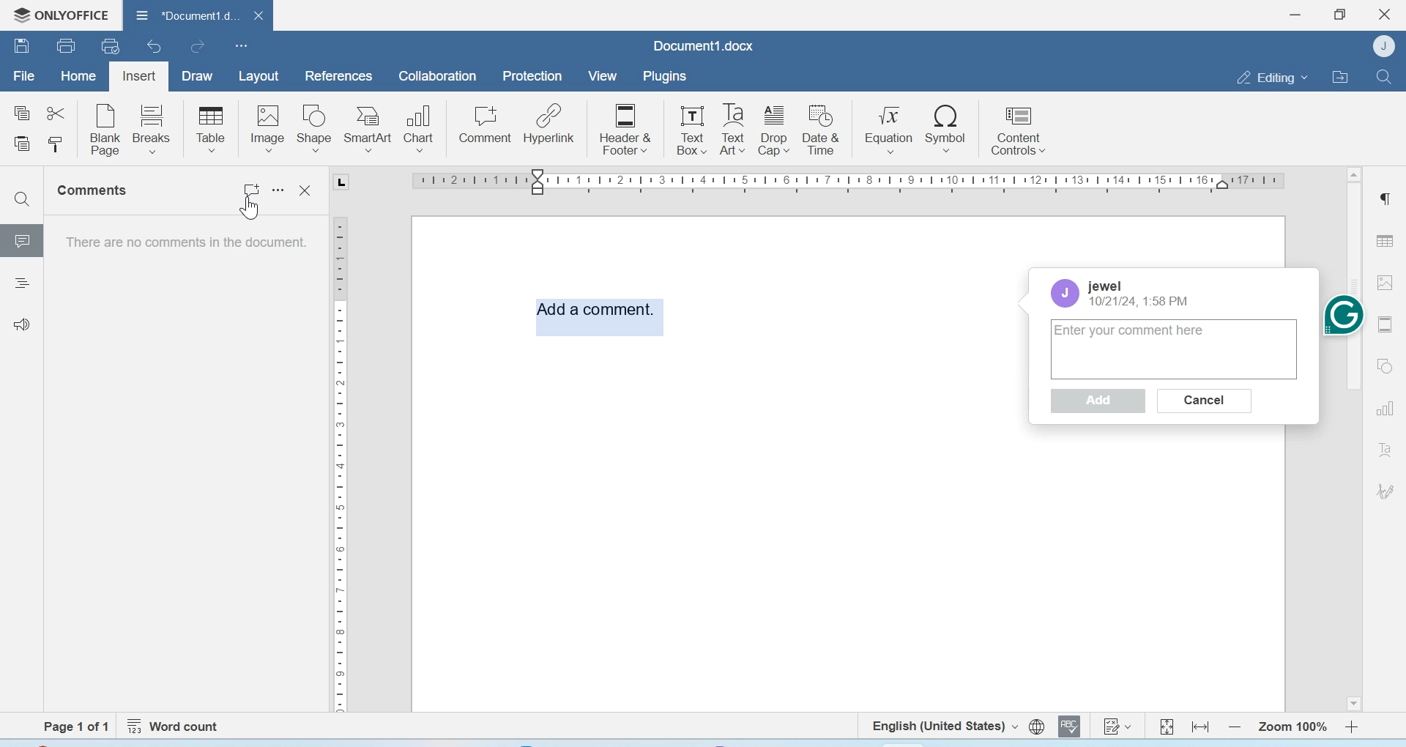 The image size is (1406, 747). I want to click on Zoom in, so click(1353, 726).